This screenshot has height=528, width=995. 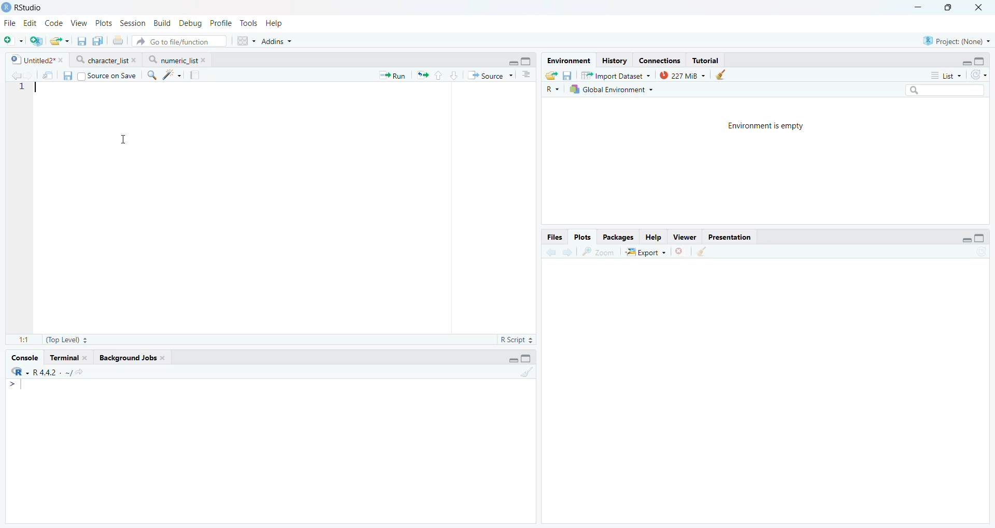 What do you see at coordinates (601, 252) in the screenshot?
I see `Zoom` at bounding box center [601, 252].